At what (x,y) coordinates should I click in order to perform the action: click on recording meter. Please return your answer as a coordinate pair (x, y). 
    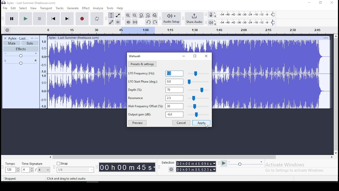
    Looking at the image, I should click on (211, 14).